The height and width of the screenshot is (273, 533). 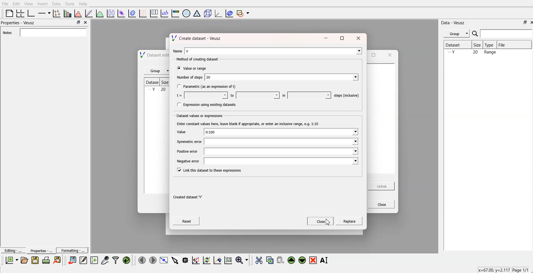 I want to click on add an axis to the plot, so click(x=44, y=13).